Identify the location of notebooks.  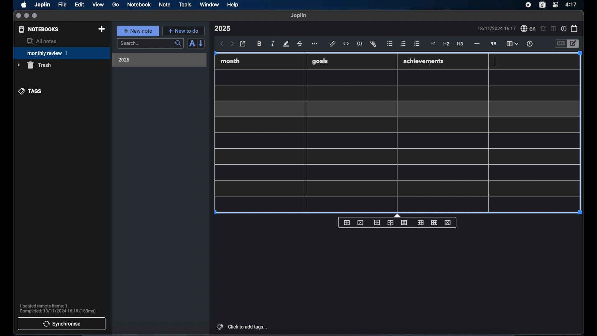
(39, 29).